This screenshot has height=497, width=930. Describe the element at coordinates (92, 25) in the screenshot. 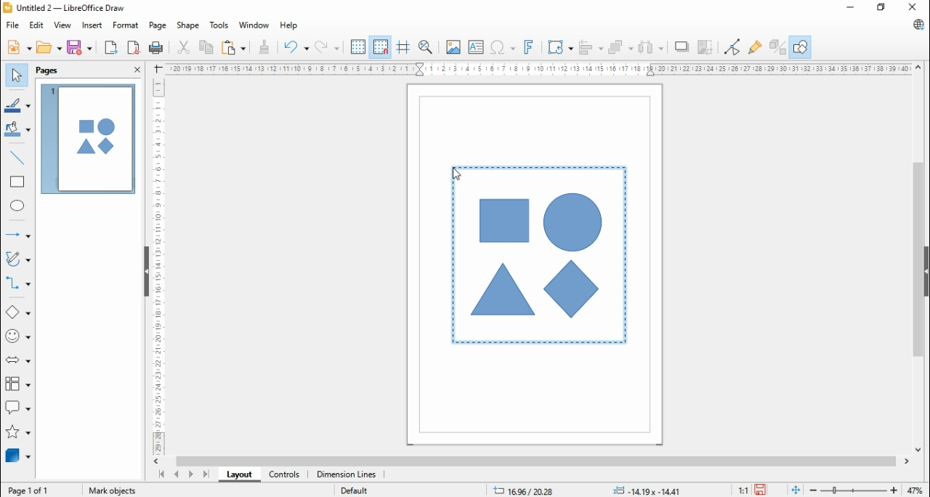

I see `insert` at that location.